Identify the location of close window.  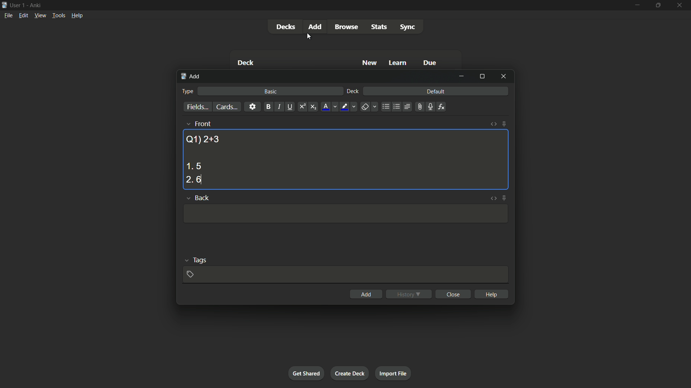
(504, 76).